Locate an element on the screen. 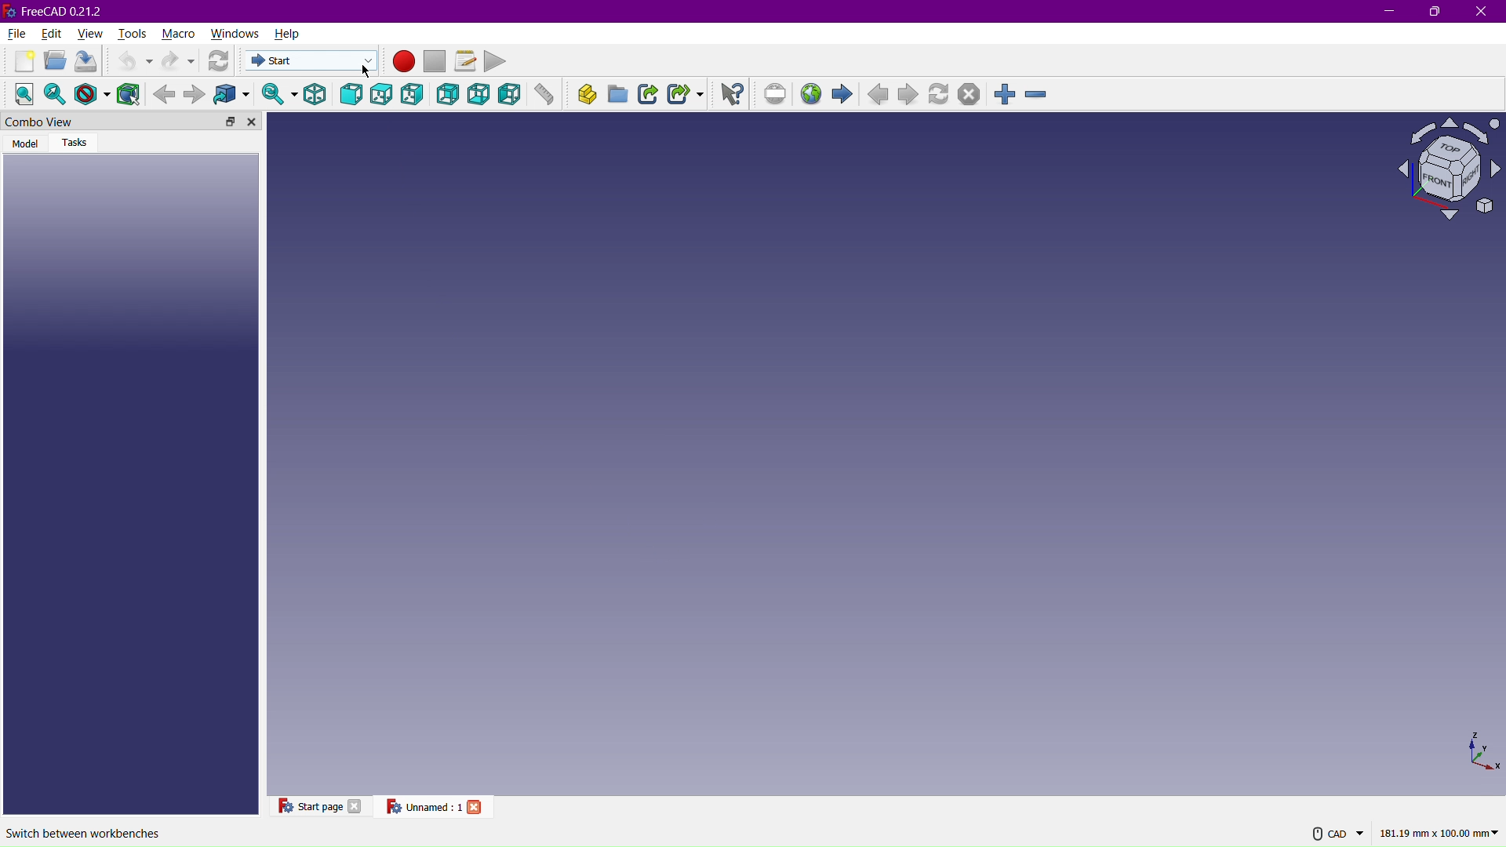  Unnamed : 1 is located at coordinates (420, 805).